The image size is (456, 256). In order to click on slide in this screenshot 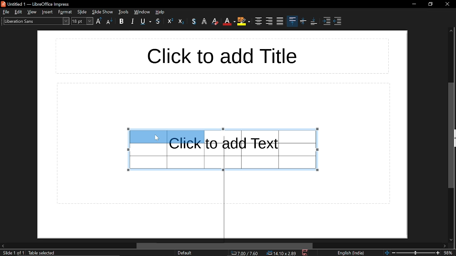, I will do `click(82, 12)`.